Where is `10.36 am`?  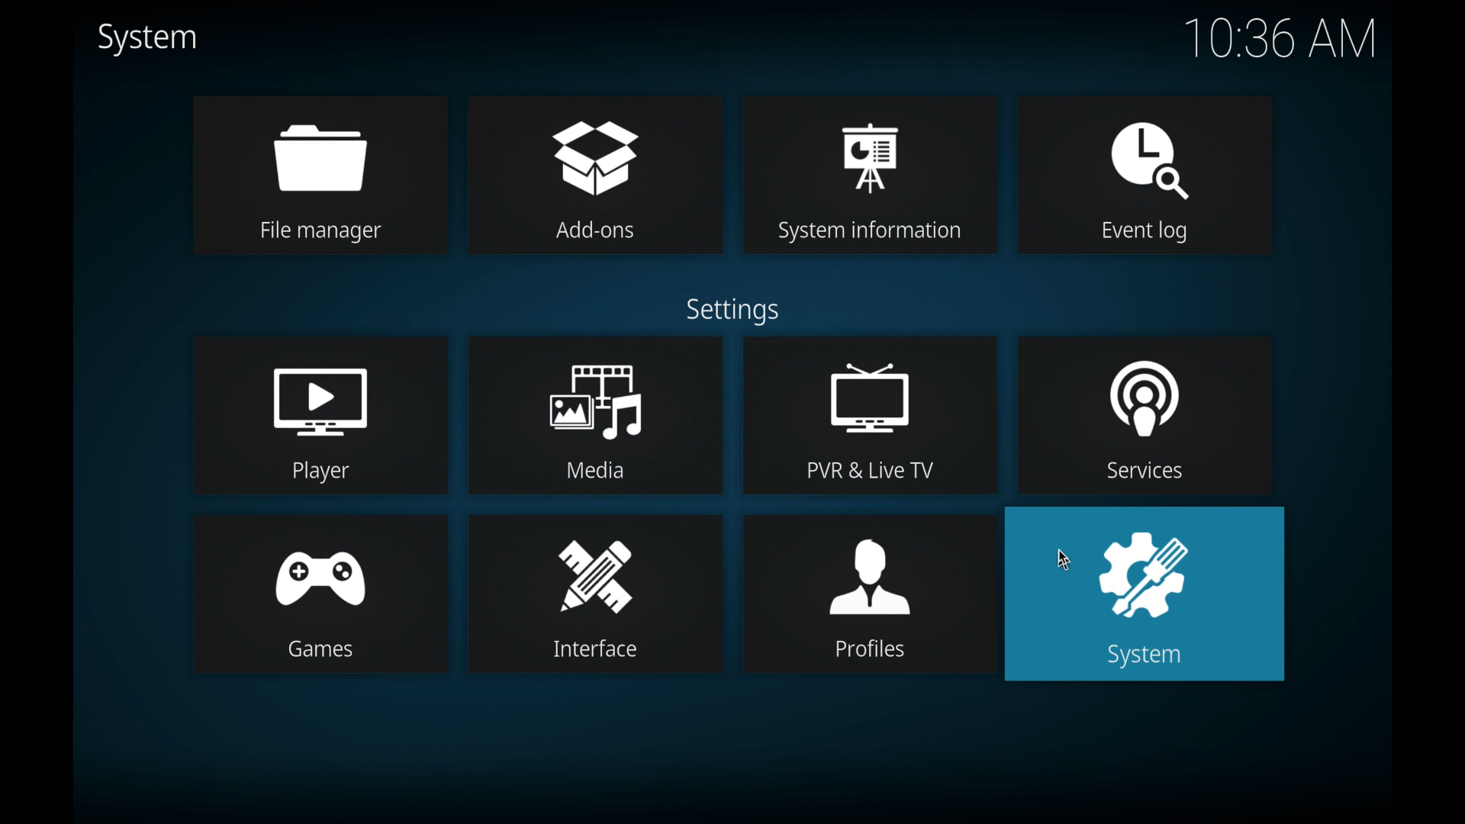 10.36 am is located at coordinates (1282, 37).